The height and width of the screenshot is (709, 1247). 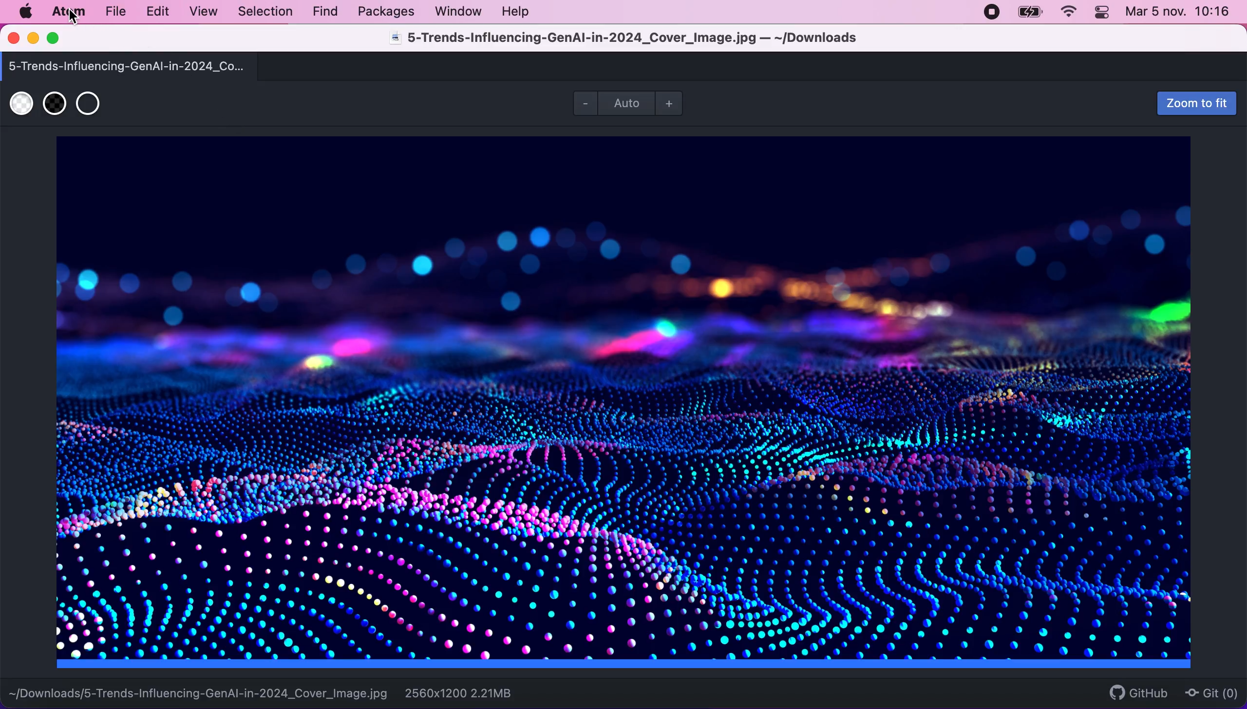 What do you see at coordinates (518, 11) in the screenshot?
I see `help` at bounding box center [518, 11].